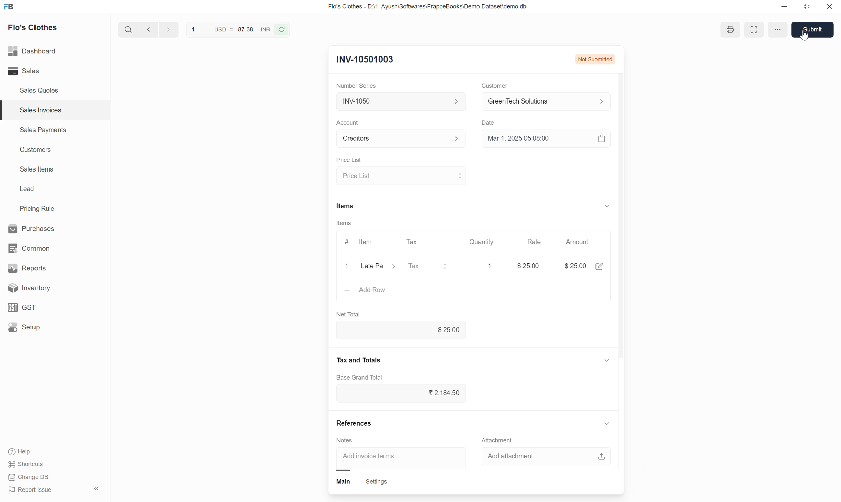 This screenshot has height=502, width=841. Describe the element at coordinates (351, 313) in the screenshot. I see `Net Total` at that location.